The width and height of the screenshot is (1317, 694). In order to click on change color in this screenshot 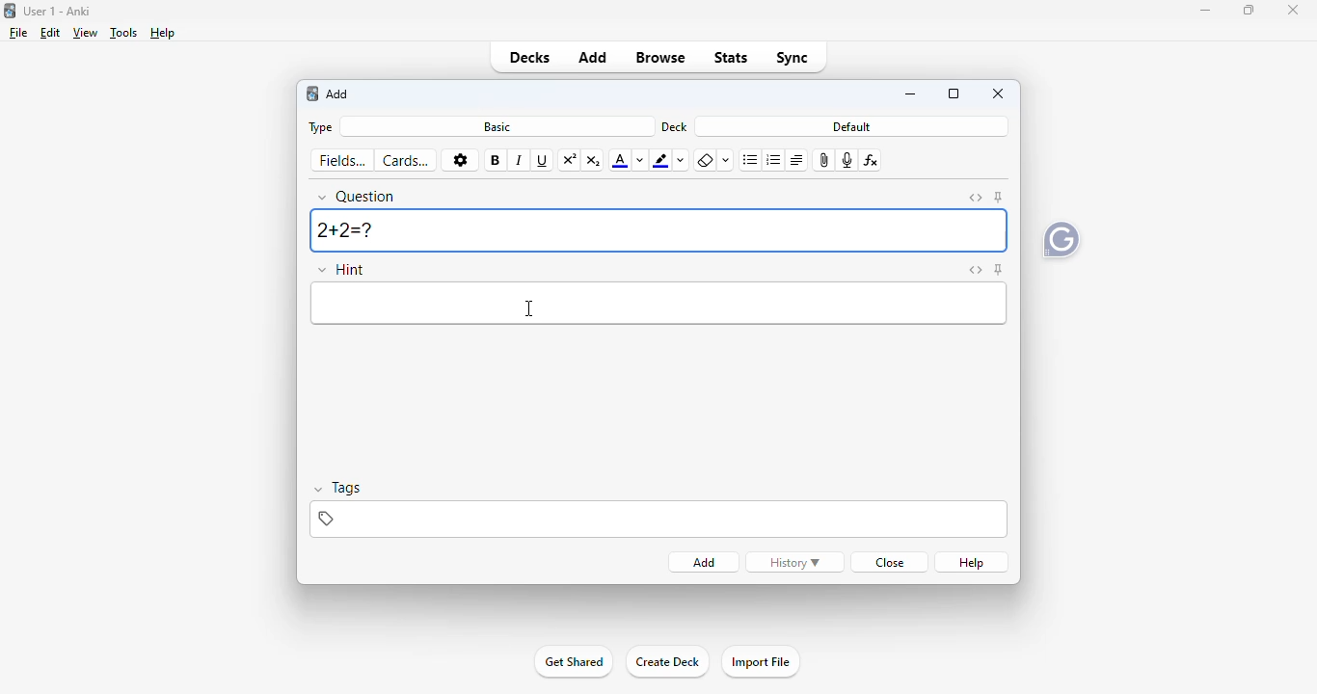, I will do `click(682, 161)`.